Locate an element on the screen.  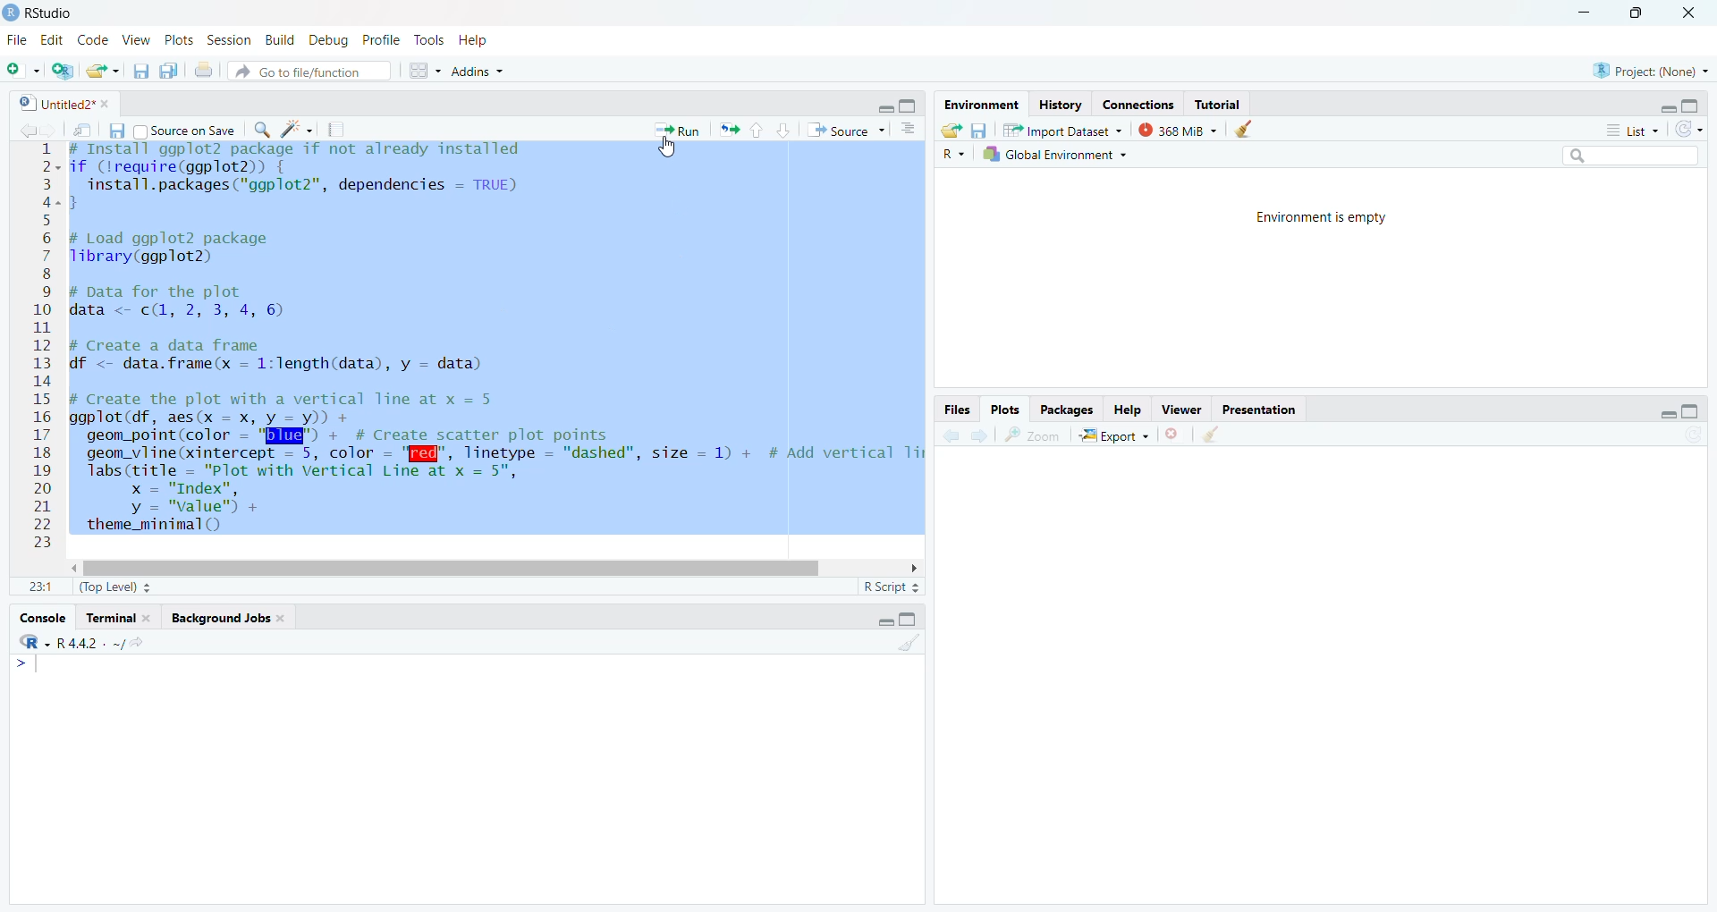
move is located at coordinates (84, 131).